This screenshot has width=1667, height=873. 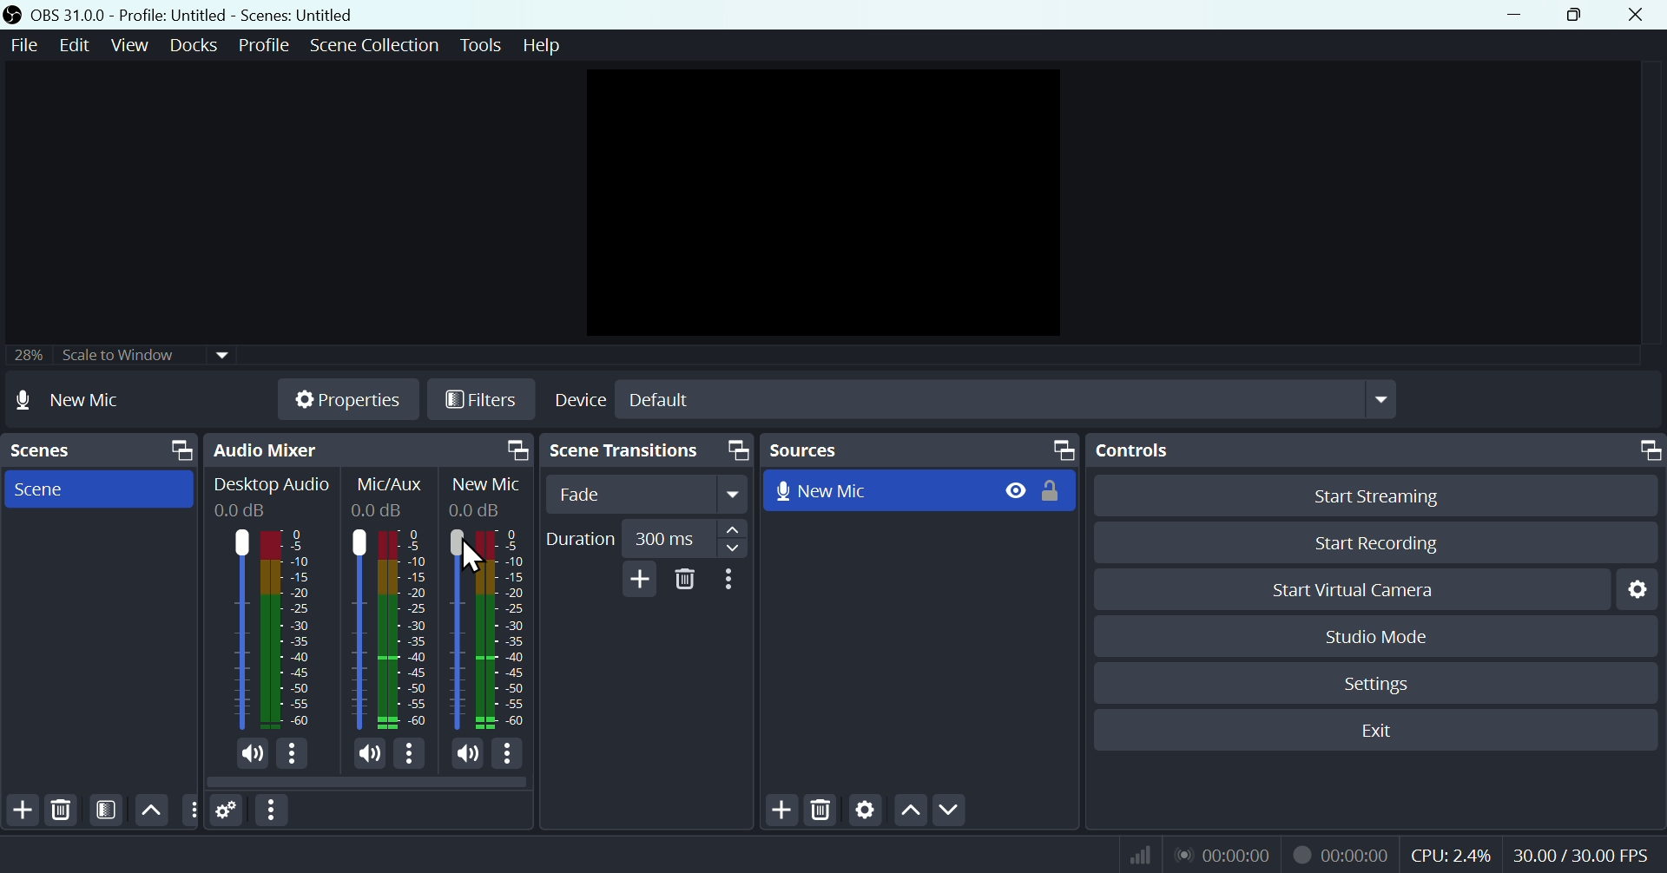 I want to click on Controls, so click(x=1380, y=450).